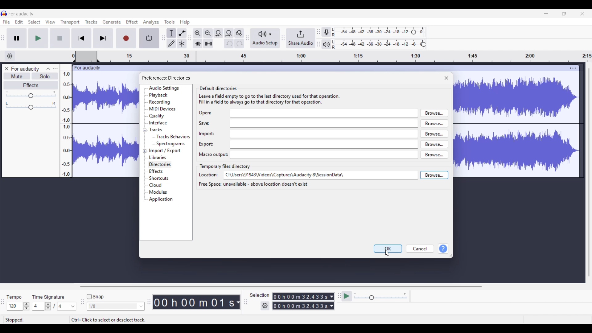 The height and width of the screenshot is (333, 592). Describe the element at coordinates (34, 22) in the screenshot. I see `Select menu` at that location.